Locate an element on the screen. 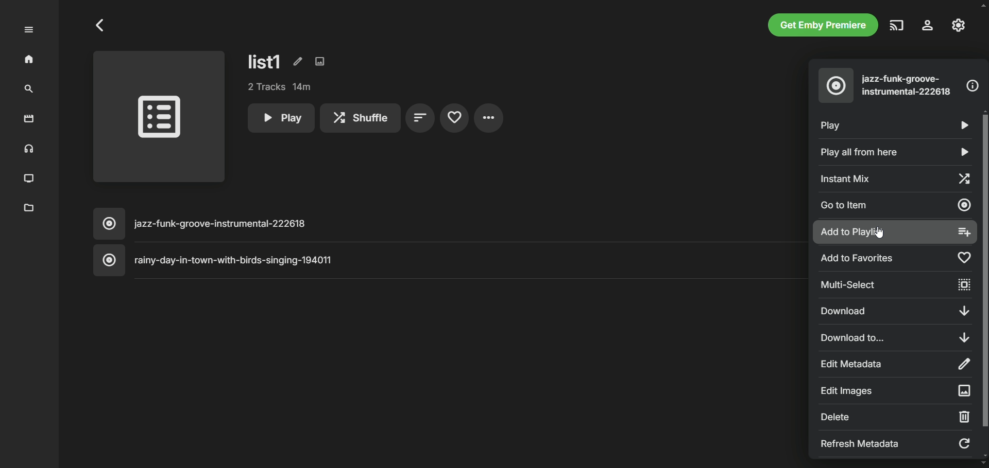 The image size is (989, 468). play all from here is located at coordinates (896, 152).